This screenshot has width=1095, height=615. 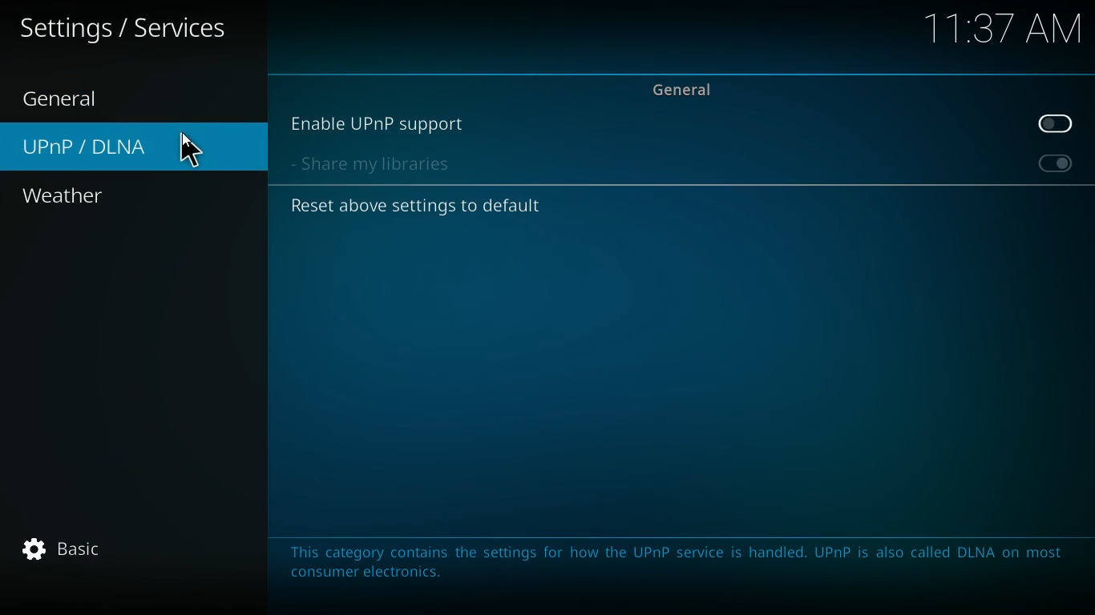 What do you see at coordinates (94, 553) in the screenshot?
I see `basic` at bounding box center [94, 553].